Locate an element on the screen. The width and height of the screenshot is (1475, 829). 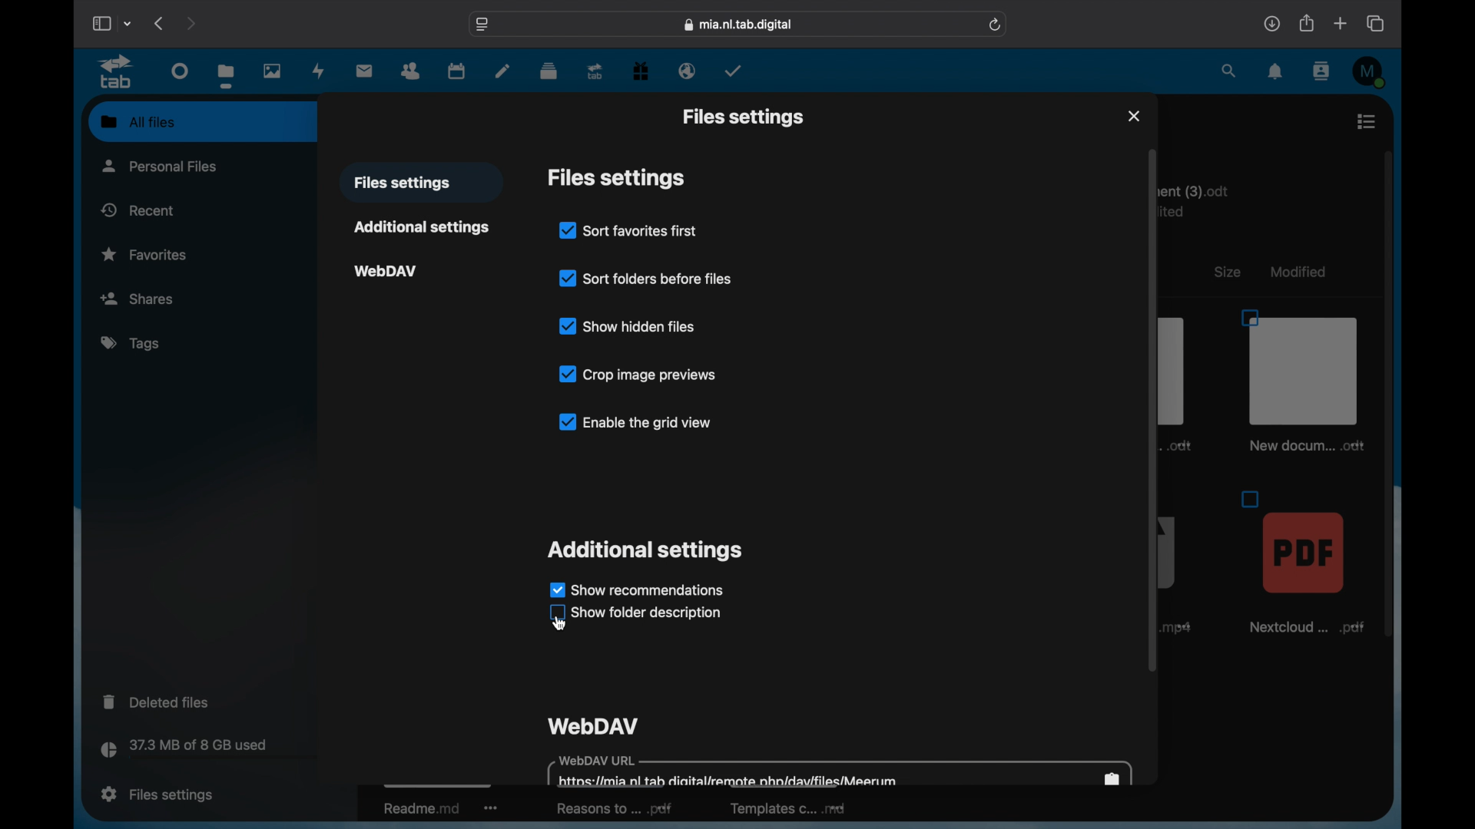
show tab overview is located at coordinates (1377, 23).